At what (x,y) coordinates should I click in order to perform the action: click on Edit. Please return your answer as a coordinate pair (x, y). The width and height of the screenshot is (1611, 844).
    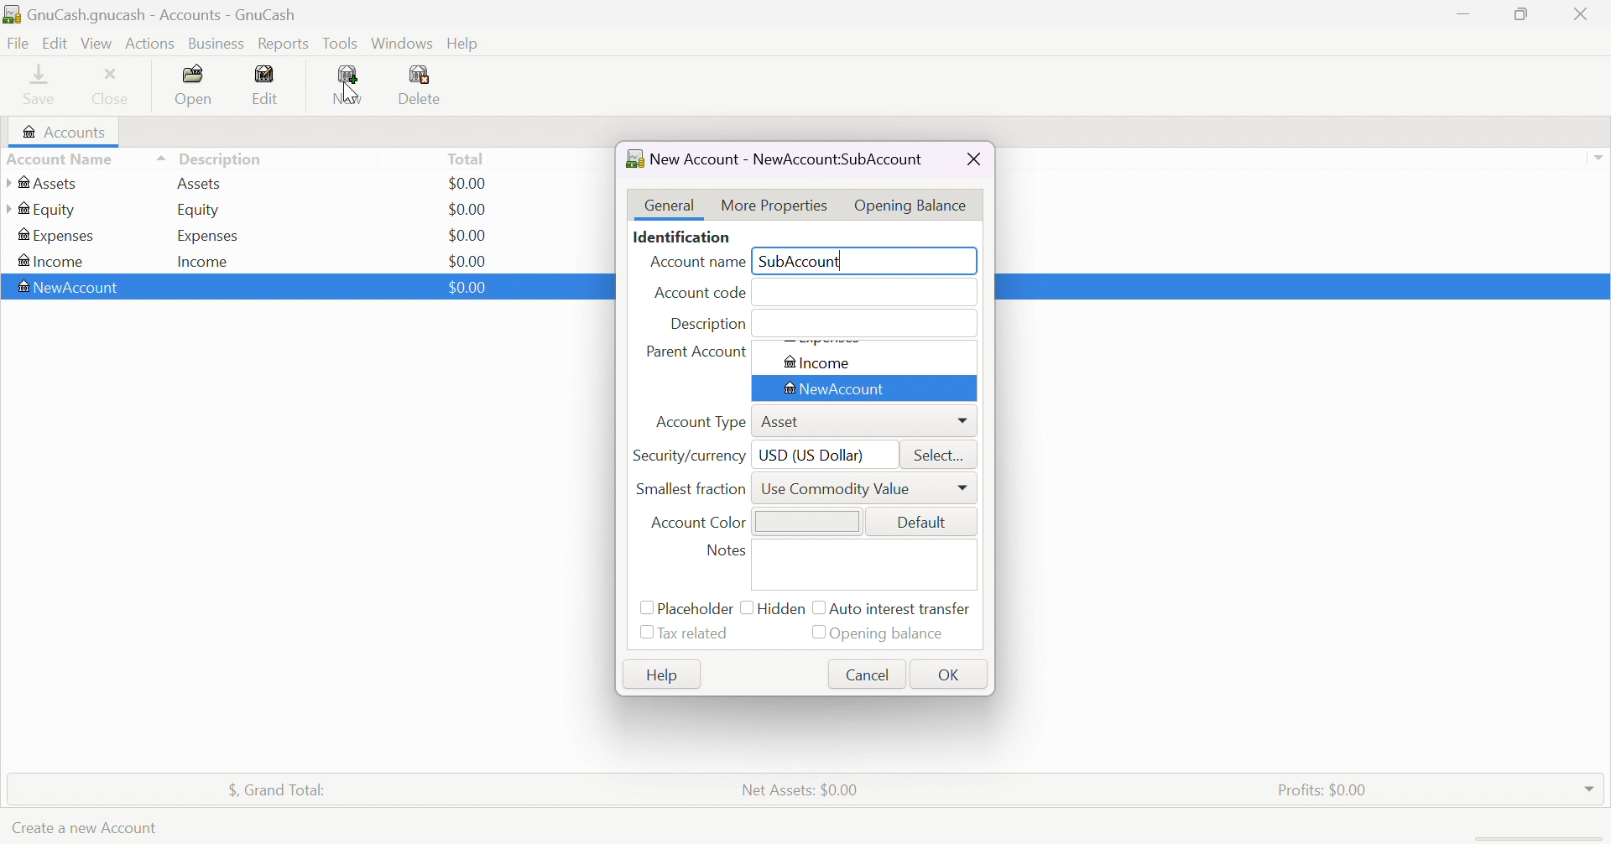
    Looking at the image, I should click on (265, 86).